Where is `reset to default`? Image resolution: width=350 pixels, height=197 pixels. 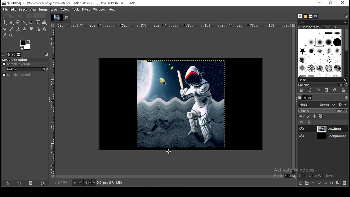 reset to default is located at coordinates (42, 183).